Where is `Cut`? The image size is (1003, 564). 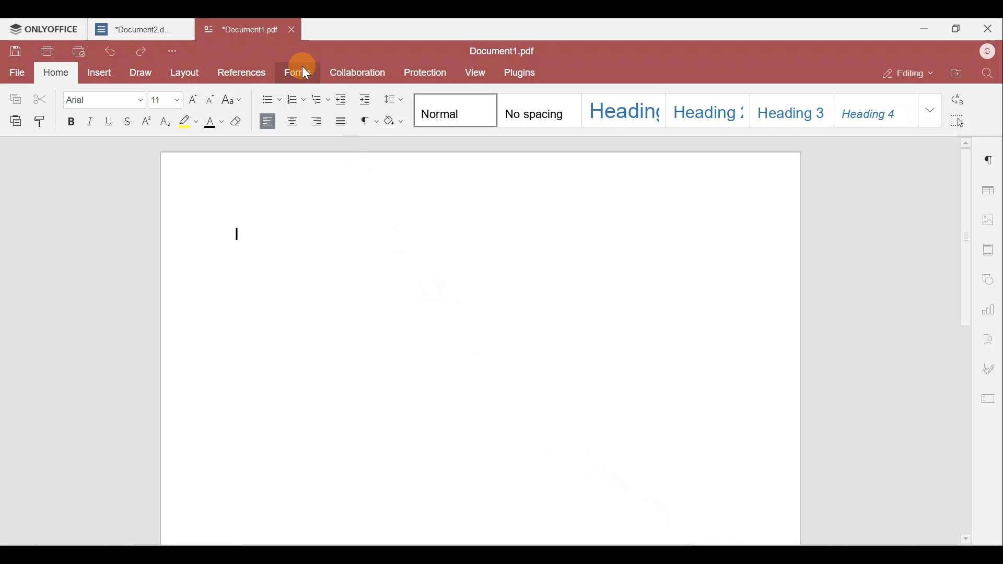
Cut is located at coordinates (44, 96).